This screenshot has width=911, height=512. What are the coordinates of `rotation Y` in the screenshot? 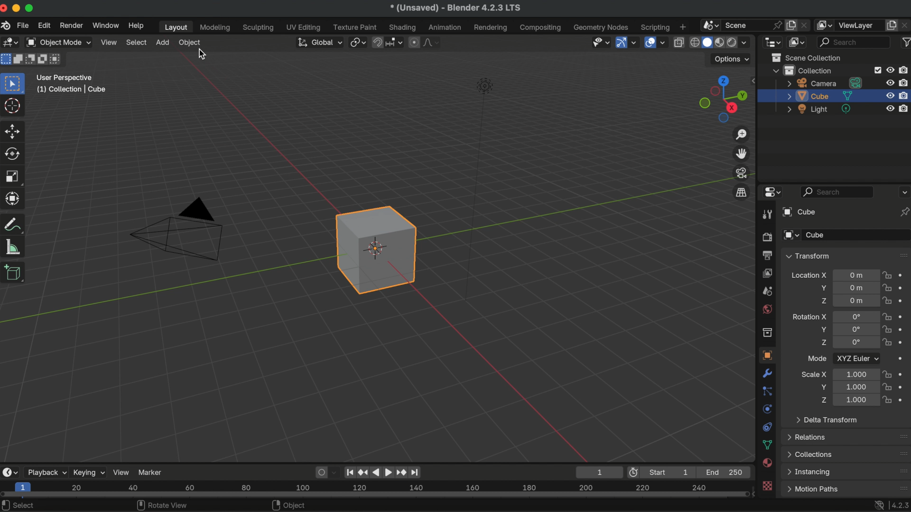 It's located at (822, 329).